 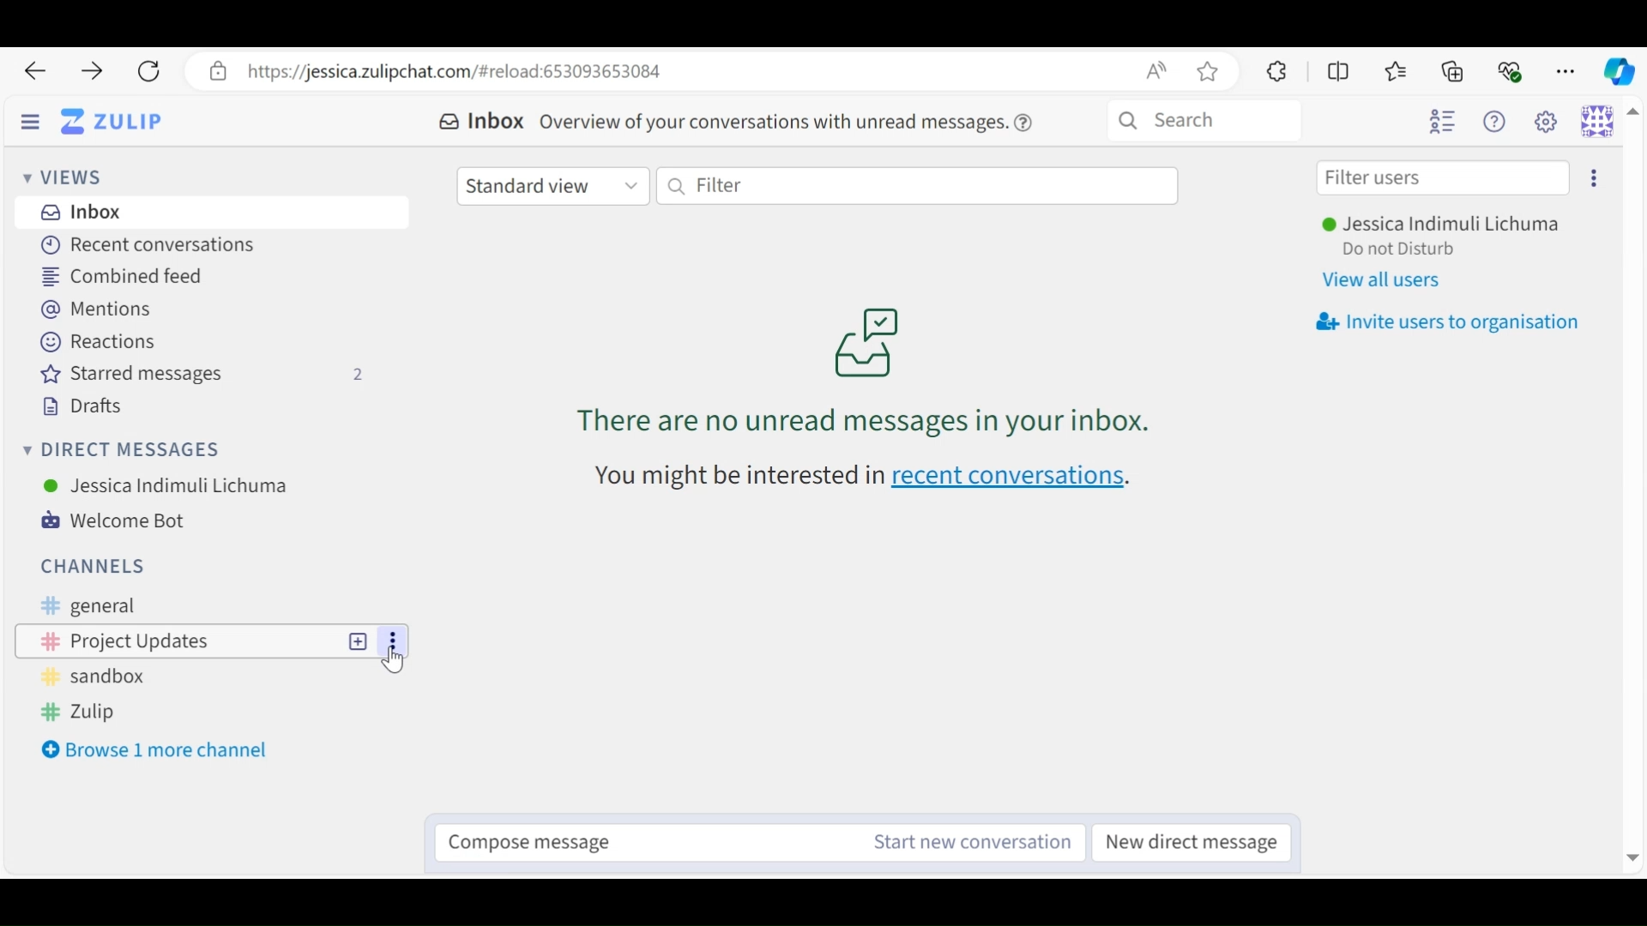 I want to click on Channel, so click(x=214, y=676).